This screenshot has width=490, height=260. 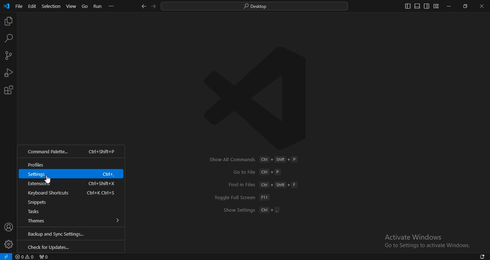 I want to click on 1 new notification, so click(x=480, y=256).